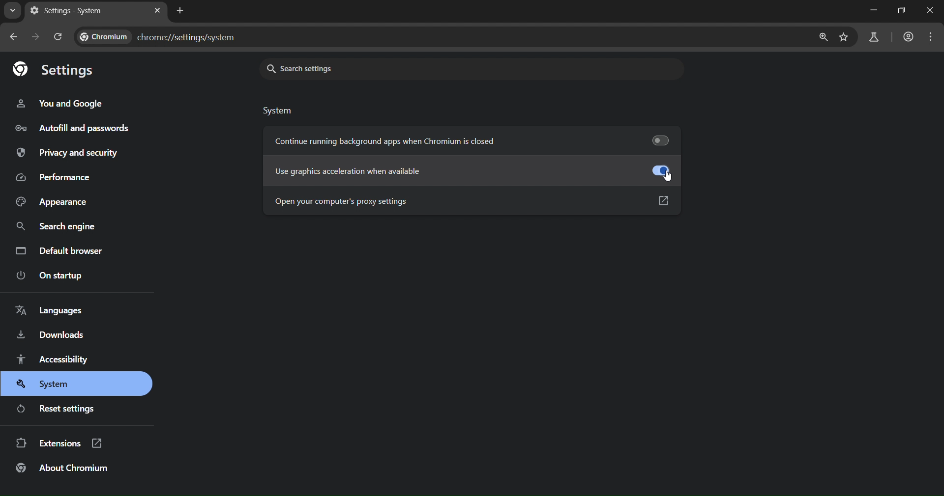 This screenshot has height=496, width=944. I want to click on search engine, so click(55, 227).